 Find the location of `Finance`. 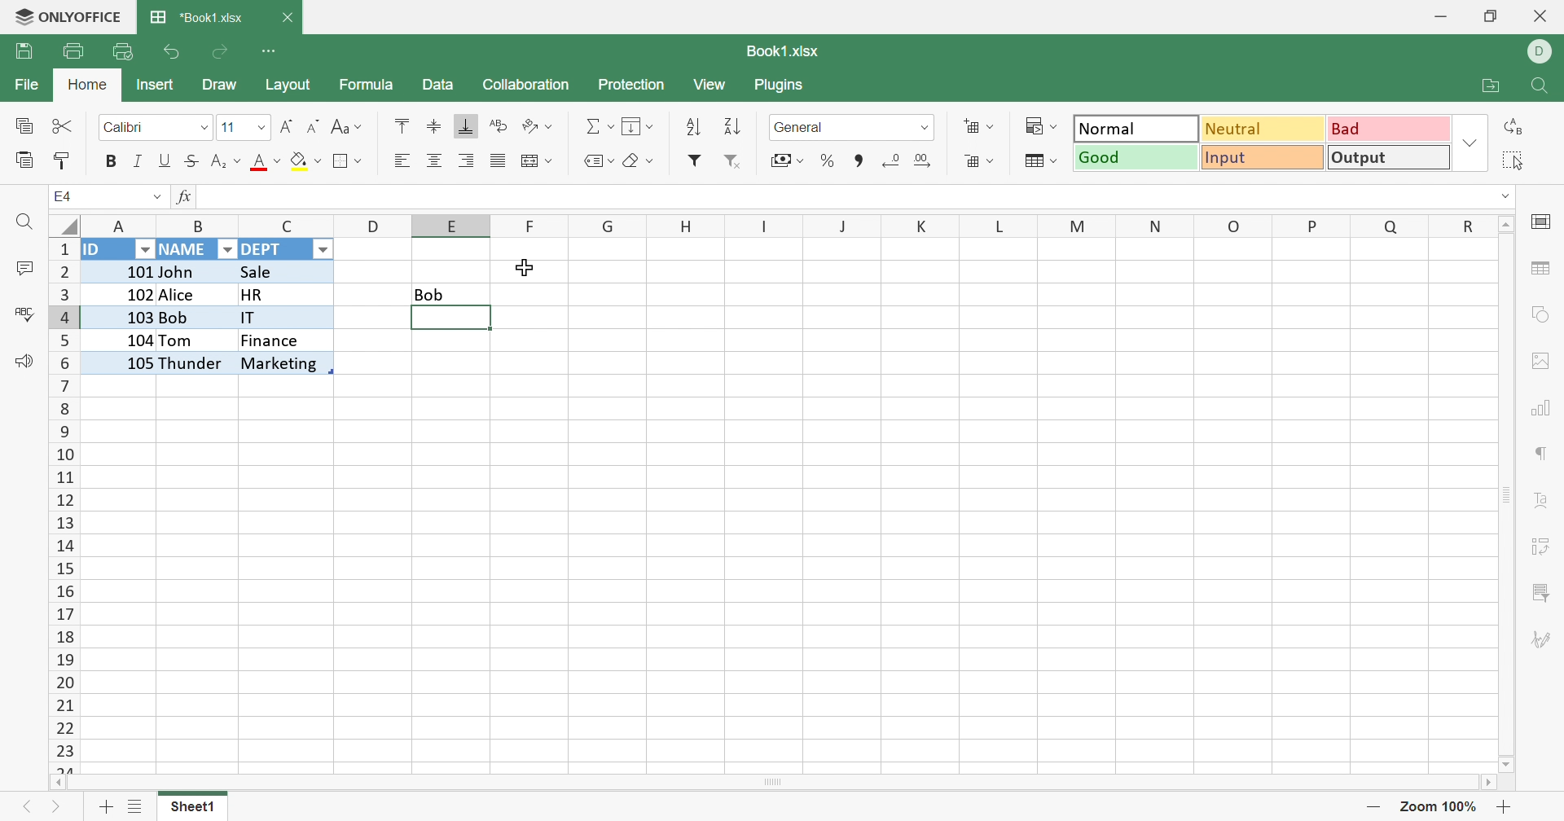

Finance is located at coordinates (273, 342).